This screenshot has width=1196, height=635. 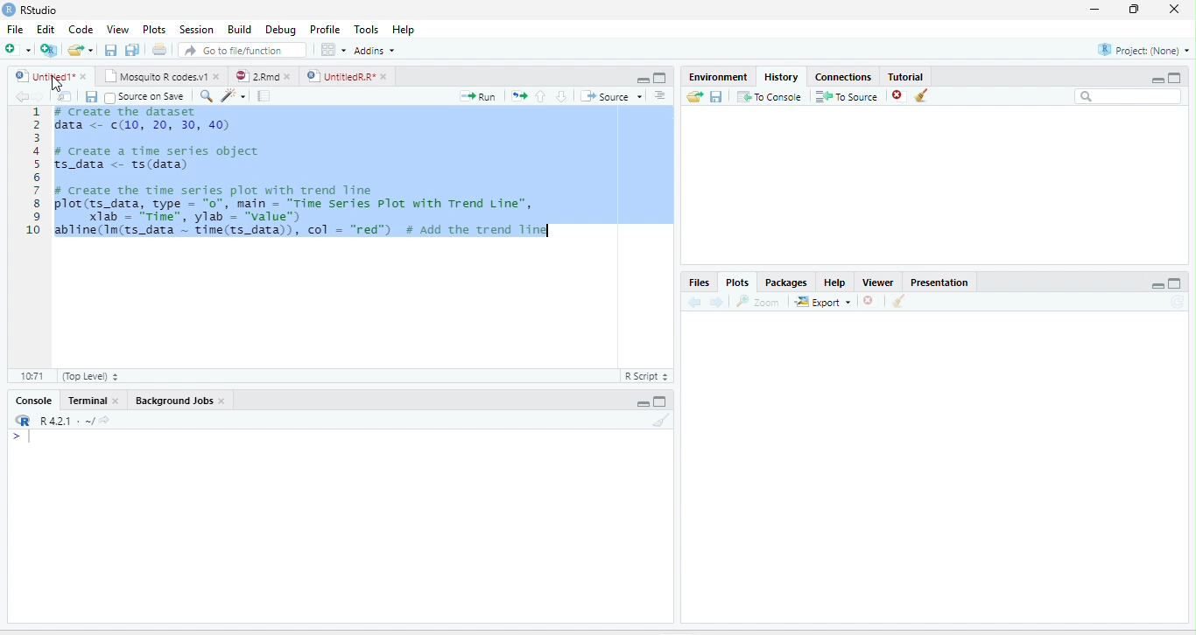 I want to click on Workspace panes, so click(x=332, y=49).